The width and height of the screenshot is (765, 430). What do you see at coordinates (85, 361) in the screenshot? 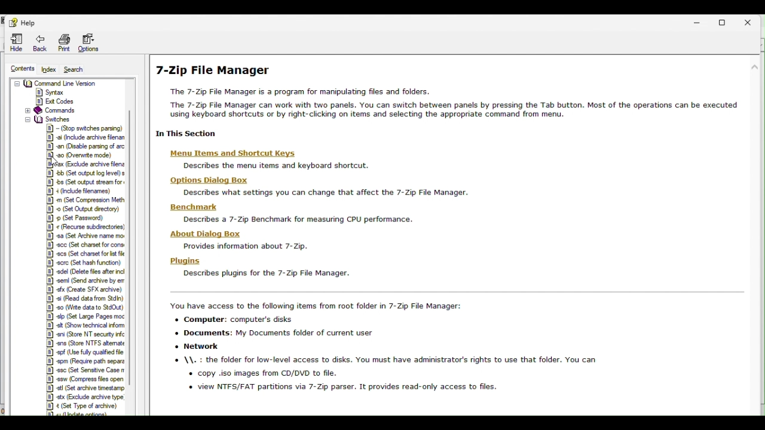
I see `|®] epm (Require path separa` at bounding box center [85, 361].